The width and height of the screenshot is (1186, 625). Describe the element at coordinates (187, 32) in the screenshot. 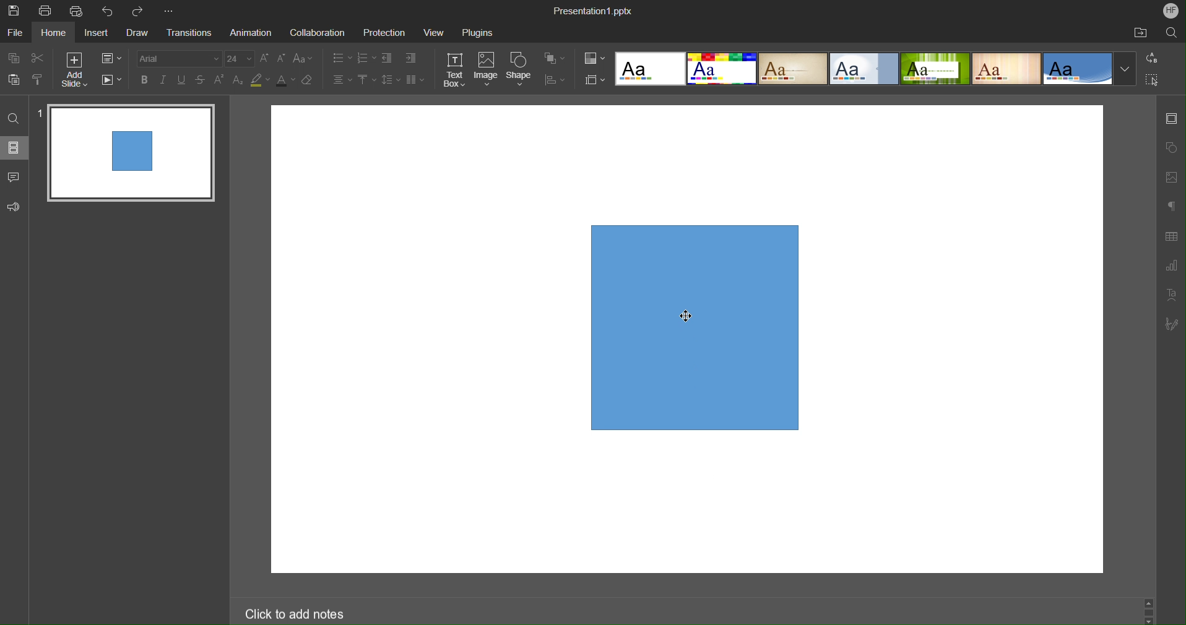

I see `Transitions` at that location.